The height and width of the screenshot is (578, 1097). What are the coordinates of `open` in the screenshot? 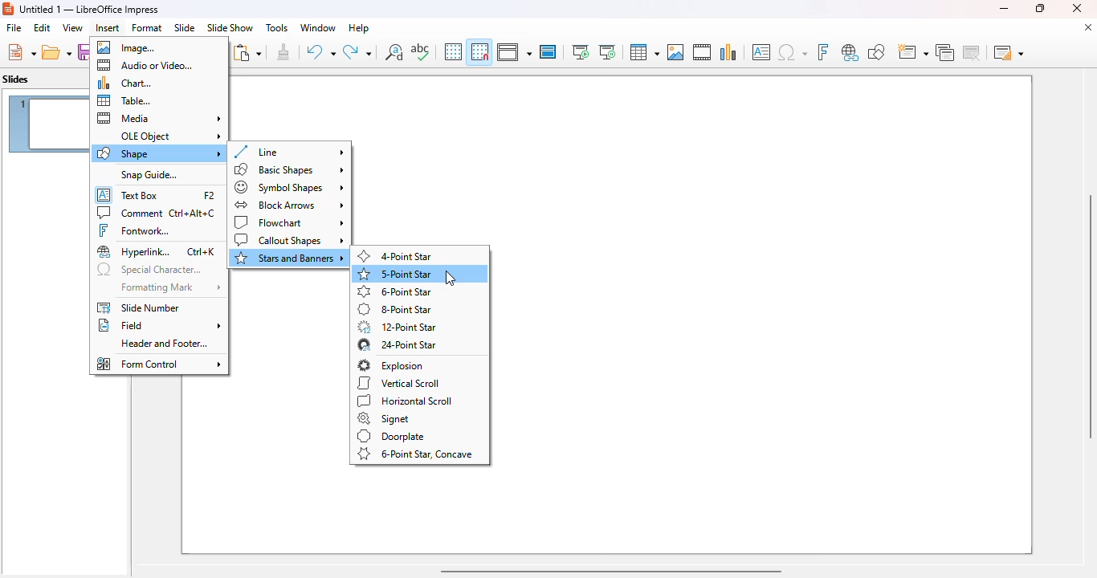 It's located at (57, 53).